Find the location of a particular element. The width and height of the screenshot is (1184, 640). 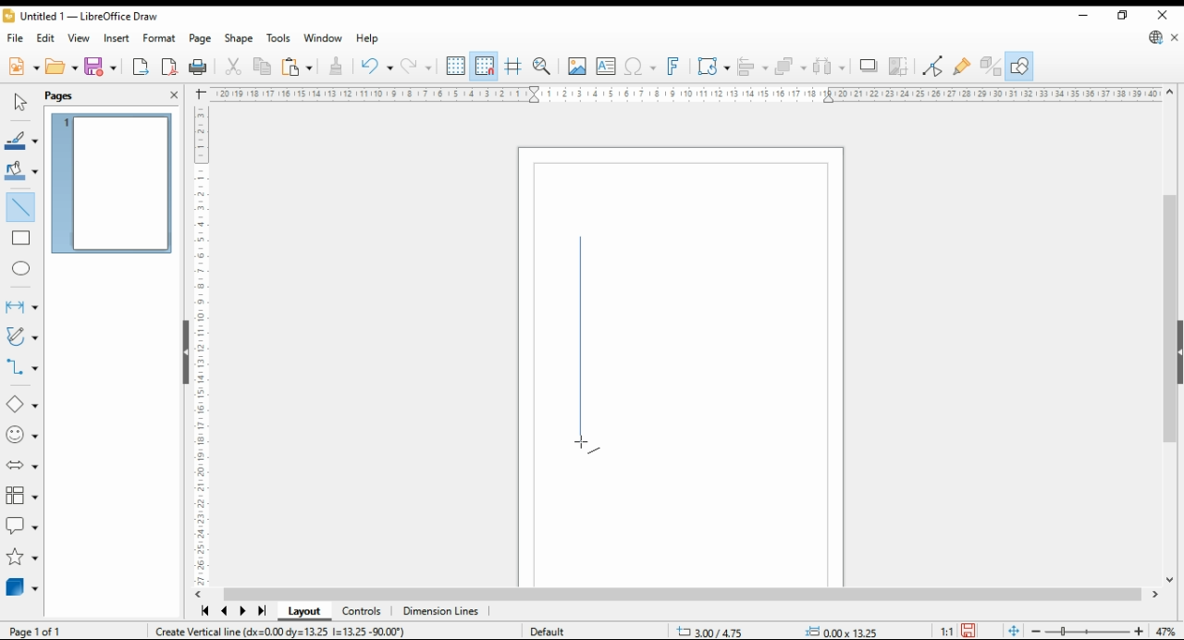

close document is located at coordinates (1175, 38).